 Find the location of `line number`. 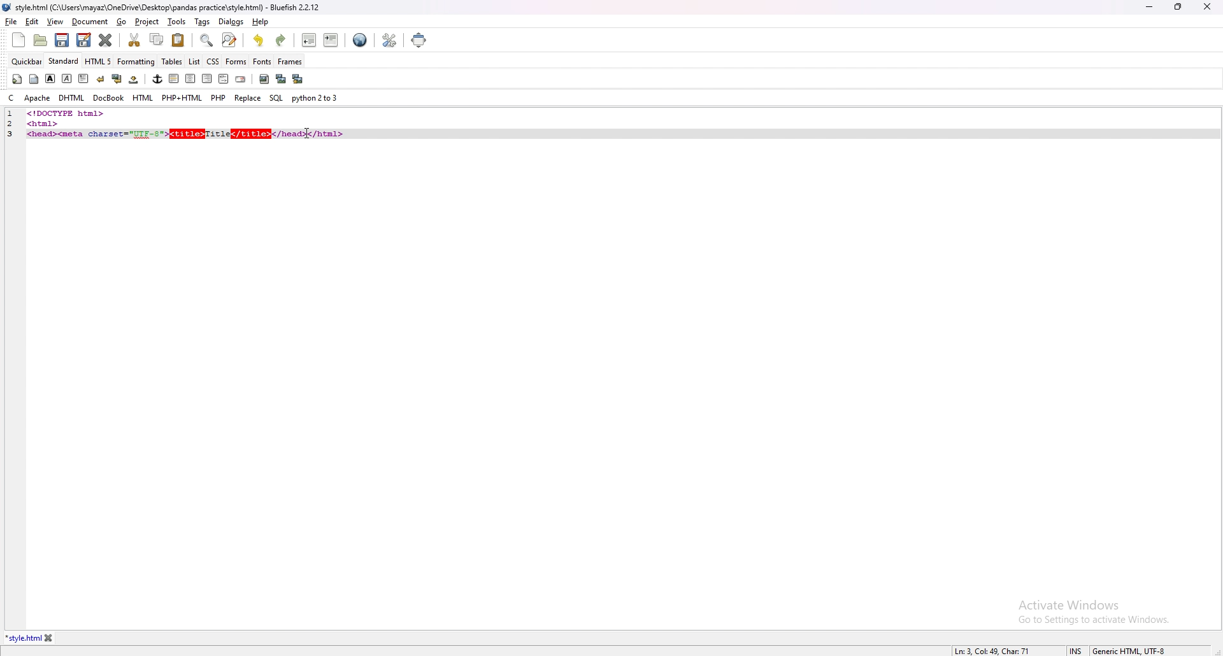

line number is located at coordinates (14, 134).